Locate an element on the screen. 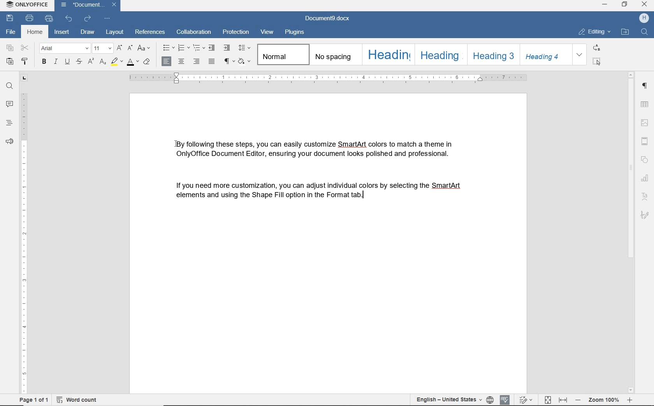 This screenshot has height=406, width=654. spell checking is located at coordinates (506, 398).